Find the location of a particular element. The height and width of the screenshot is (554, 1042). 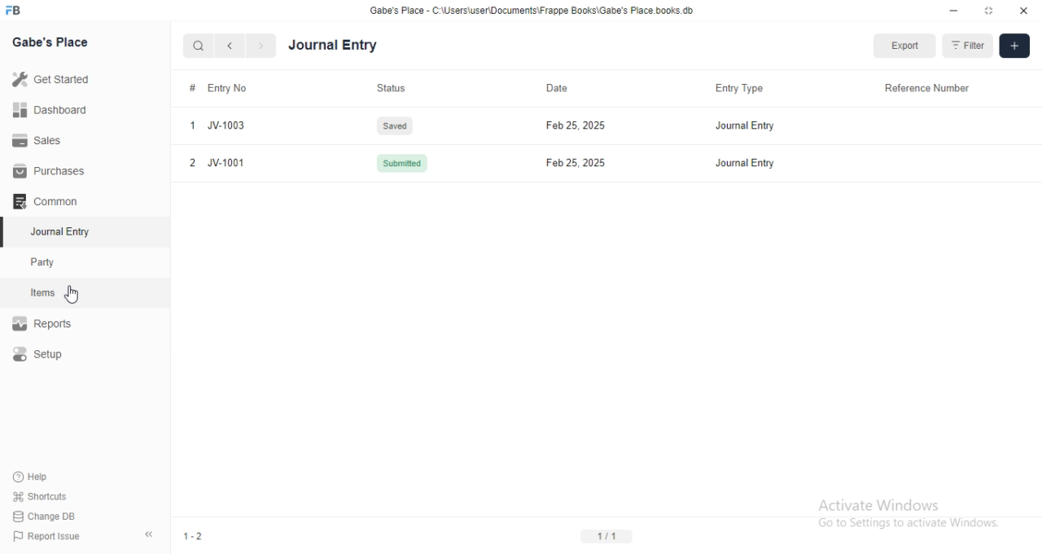

Filter is located at coordinates (968, 44).